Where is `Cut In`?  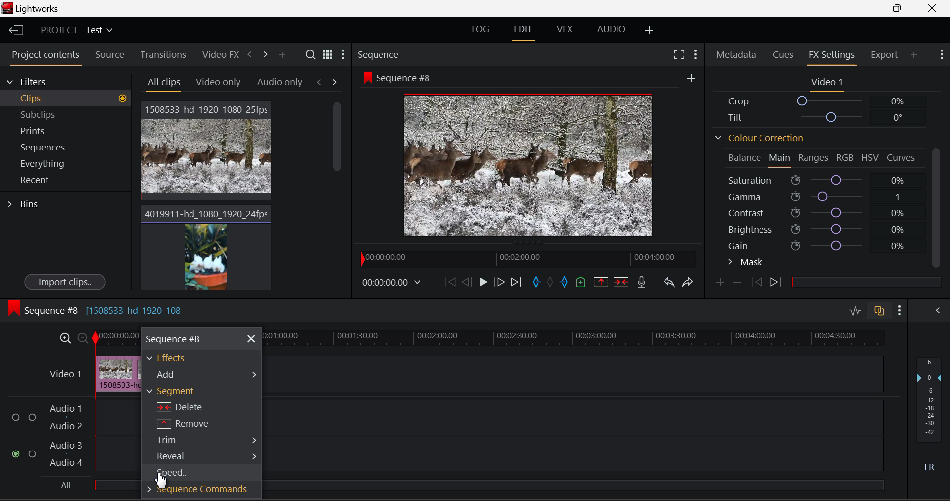 Cut In is located at coordinates (535, 282).